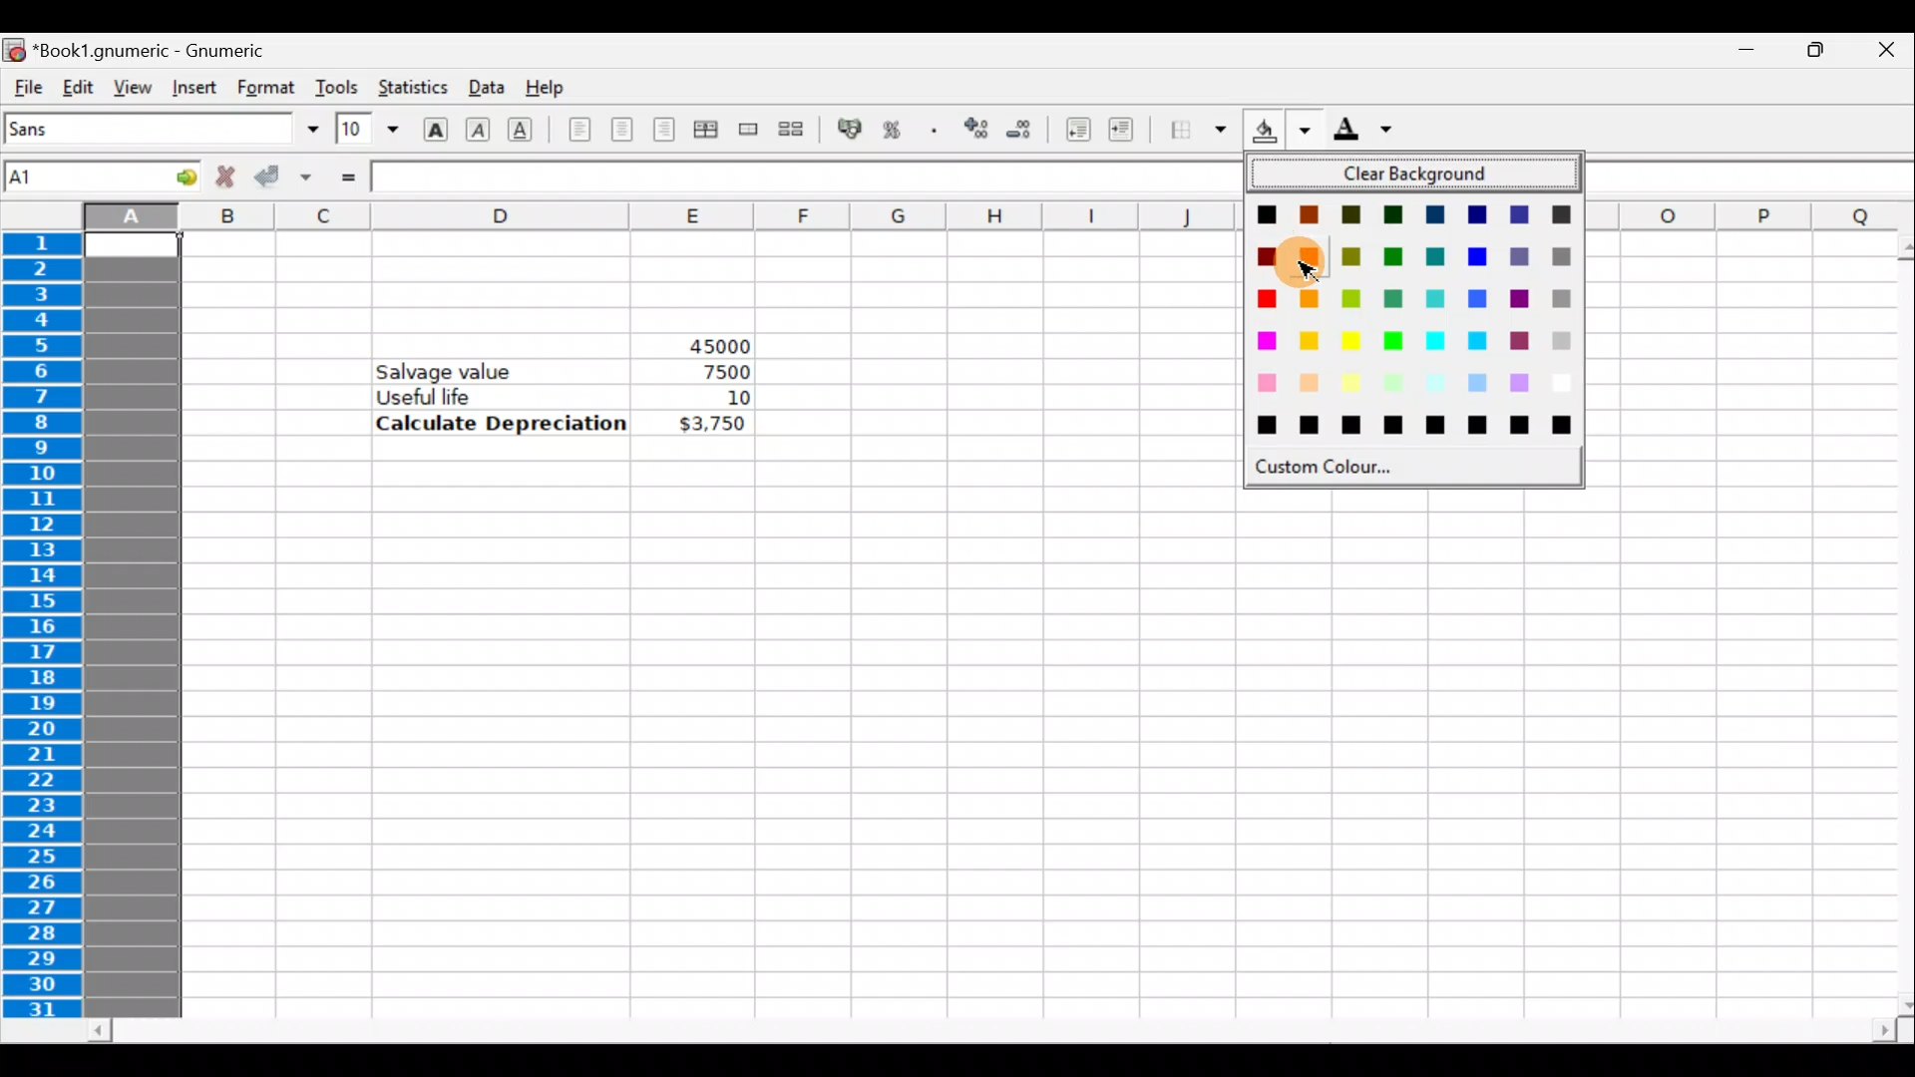 This screenshot has height=1077, width=1915. I want to click on Increase indent, align contents to the left, so click(1130, 132).